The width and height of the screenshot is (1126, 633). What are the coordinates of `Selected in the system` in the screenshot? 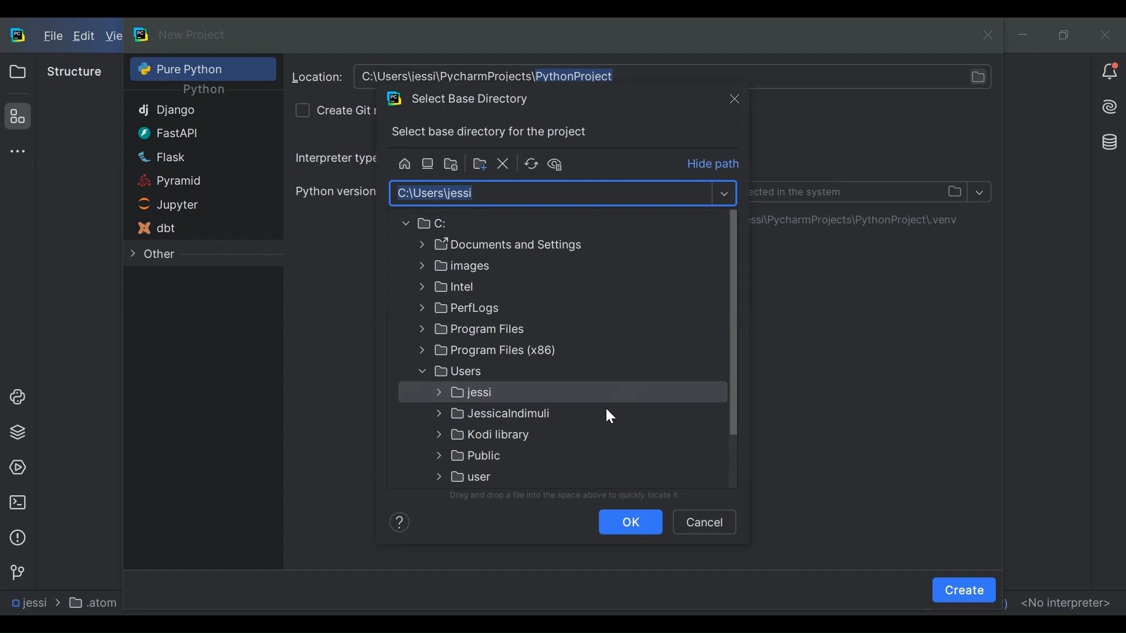 It's located at (860, 191).